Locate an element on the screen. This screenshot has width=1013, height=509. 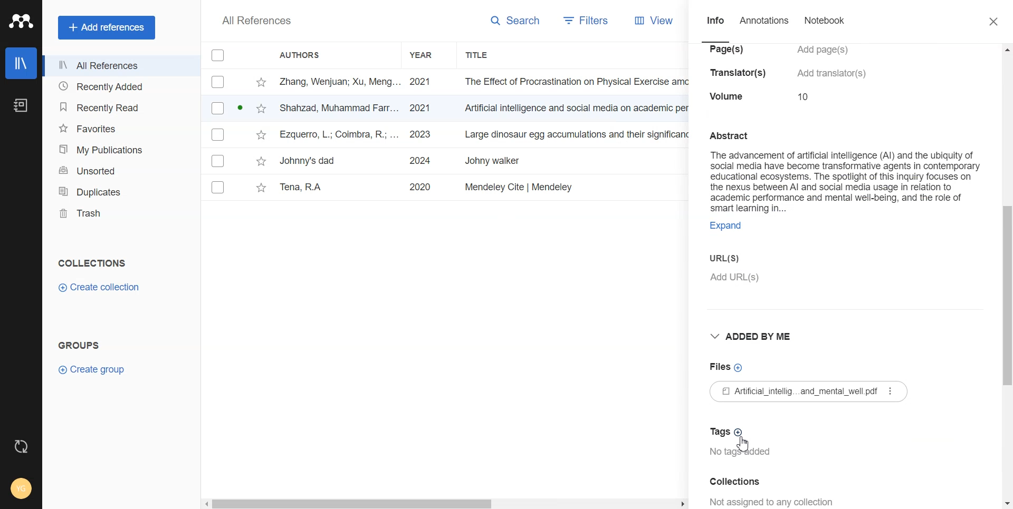
File is located at coordinates (446, 109).